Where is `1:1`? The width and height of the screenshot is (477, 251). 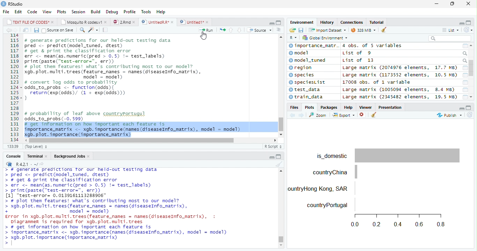
1:1 is located at coordinates (13, 146).